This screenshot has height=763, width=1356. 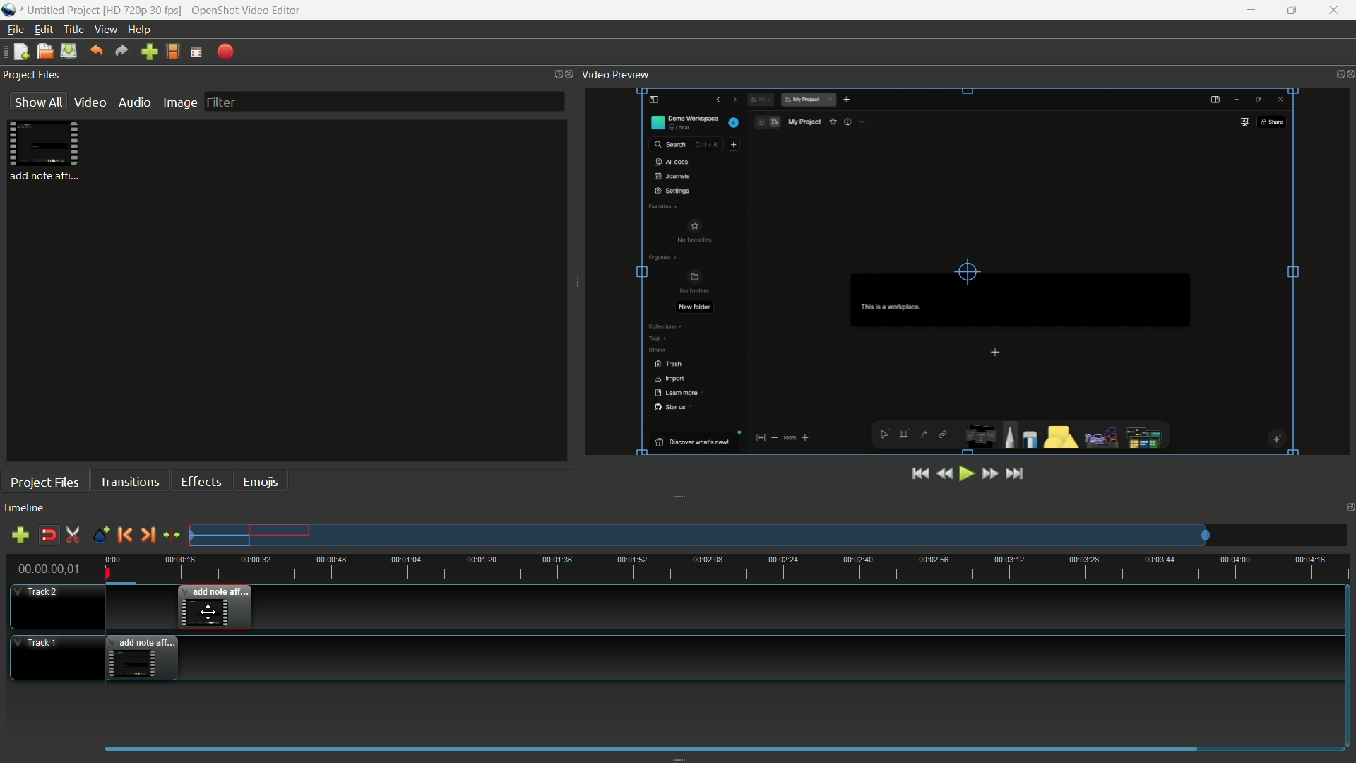 I want to click on save files, so click(x=68, y=51).